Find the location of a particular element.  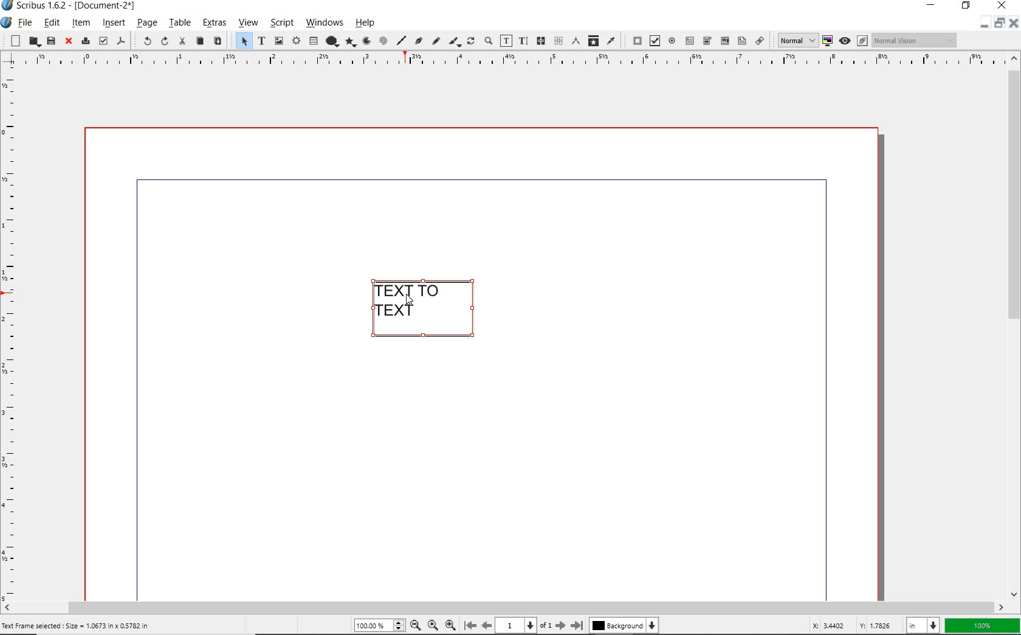

system icon is located at coordinates (7, 23).